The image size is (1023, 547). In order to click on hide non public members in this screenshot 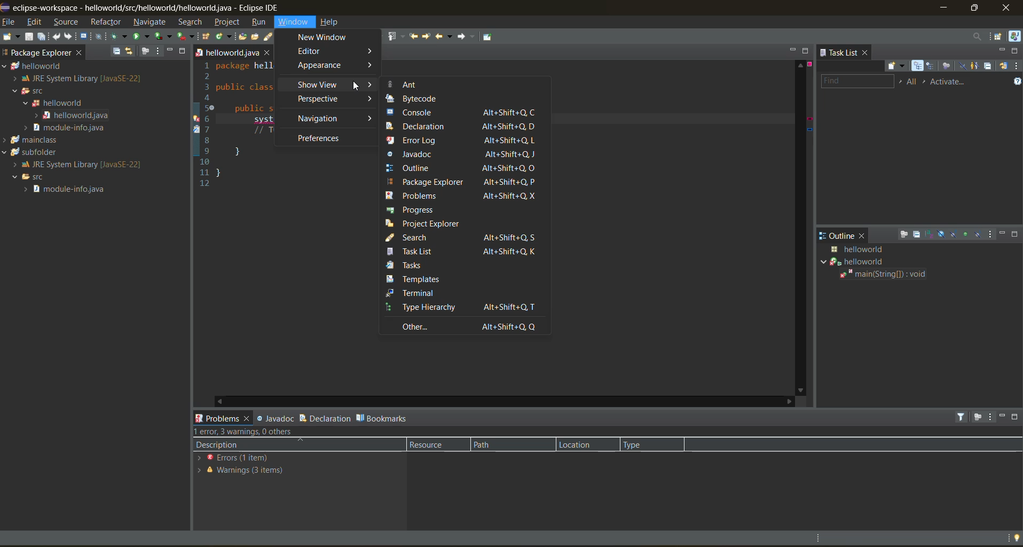, I will do `click(967, 235)`.